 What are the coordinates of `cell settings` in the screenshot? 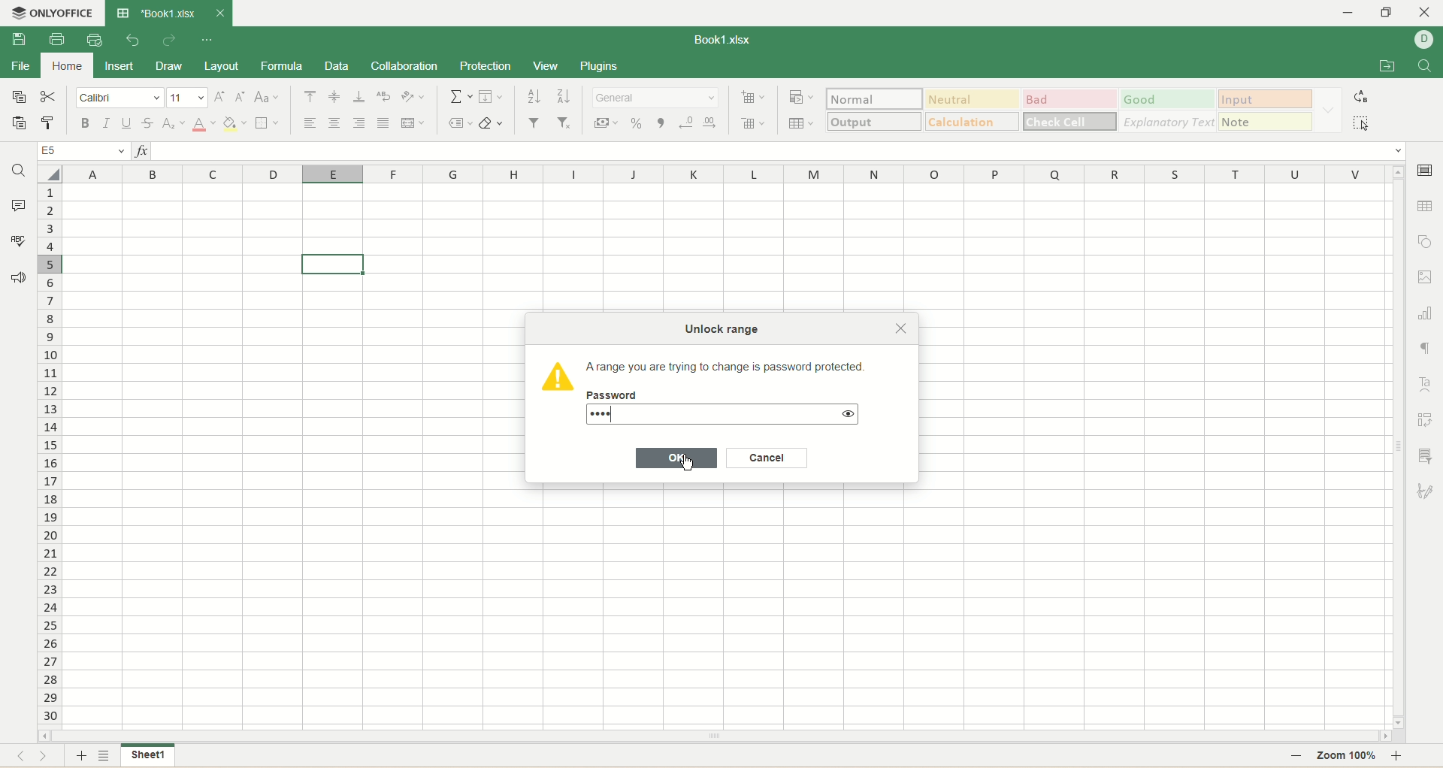 It's located at (1428, 171).